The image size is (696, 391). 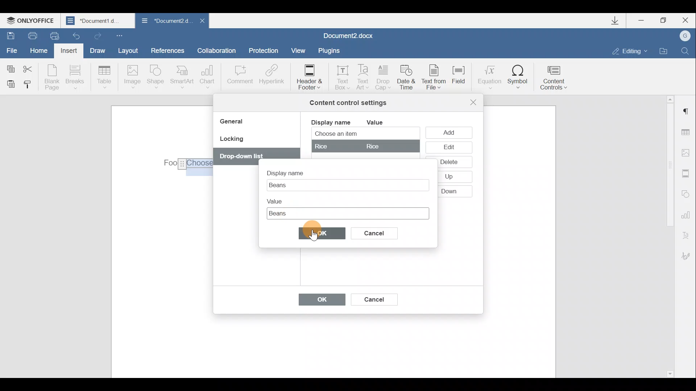 I want to click on Maximize, so click(x=664, y=21).